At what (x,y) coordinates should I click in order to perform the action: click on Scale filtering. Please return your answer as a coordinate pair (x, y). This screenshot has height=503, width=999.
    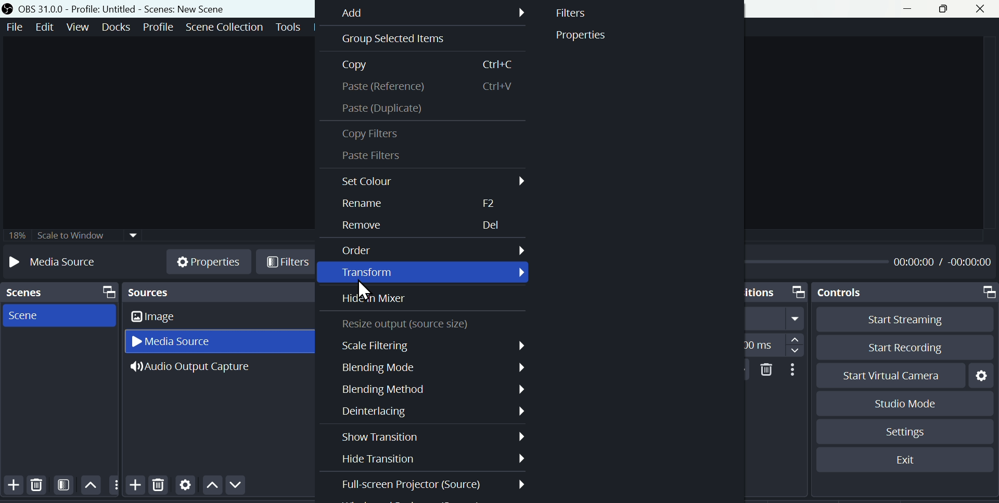
    Looking at the image, I should click on (432, 345).